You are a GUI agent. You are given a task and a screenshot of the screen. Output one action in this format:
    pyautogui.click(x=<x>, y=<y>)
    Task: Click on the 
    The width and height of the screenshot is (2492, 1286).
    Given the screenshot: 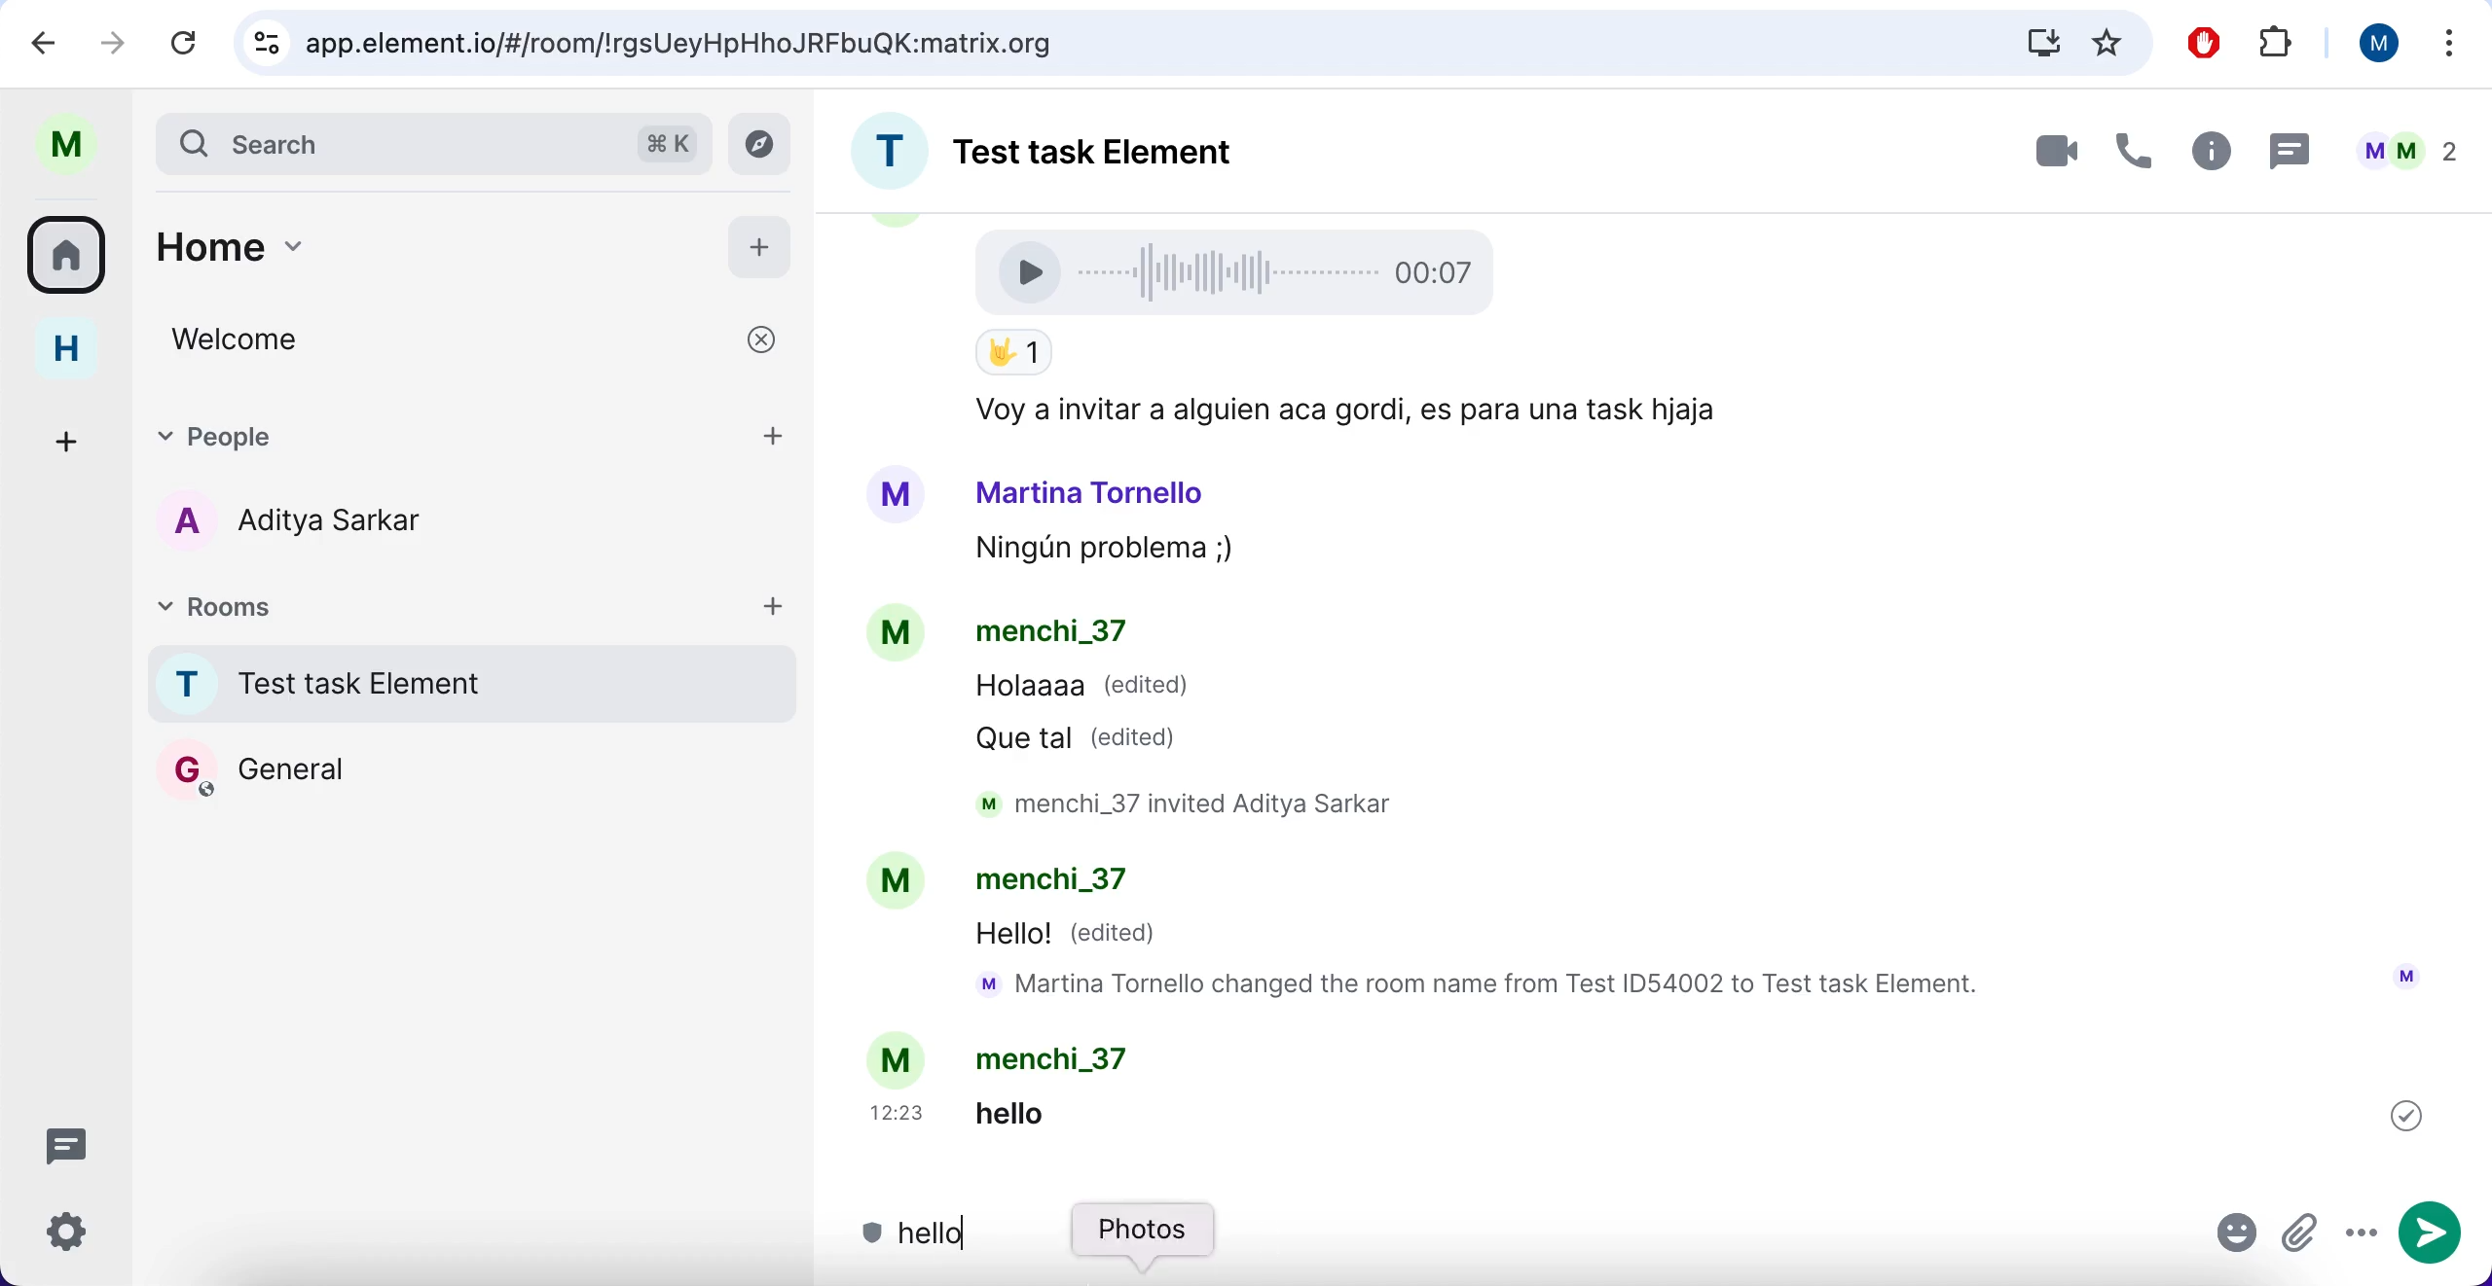 What is the action you would take?
    pyautogui.click(x=2406, y=1115)
    